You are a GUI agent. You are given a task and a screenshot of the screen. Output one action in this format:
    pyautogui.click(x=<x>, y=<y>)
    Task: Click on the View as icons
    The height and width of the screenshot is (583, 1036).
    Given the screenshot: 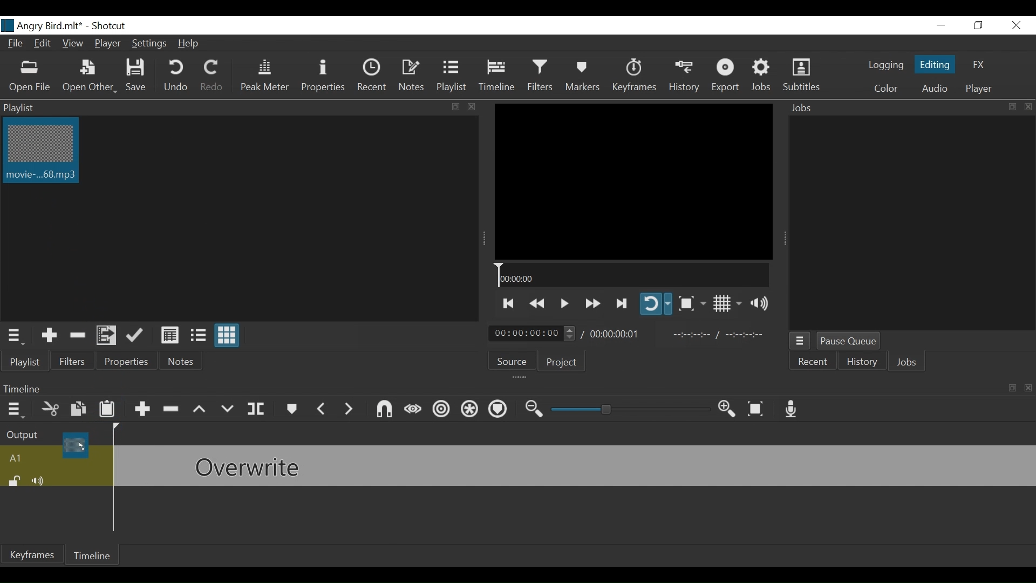 What is the action you would take?
    pyautogui.click(x=226, y=335)
    